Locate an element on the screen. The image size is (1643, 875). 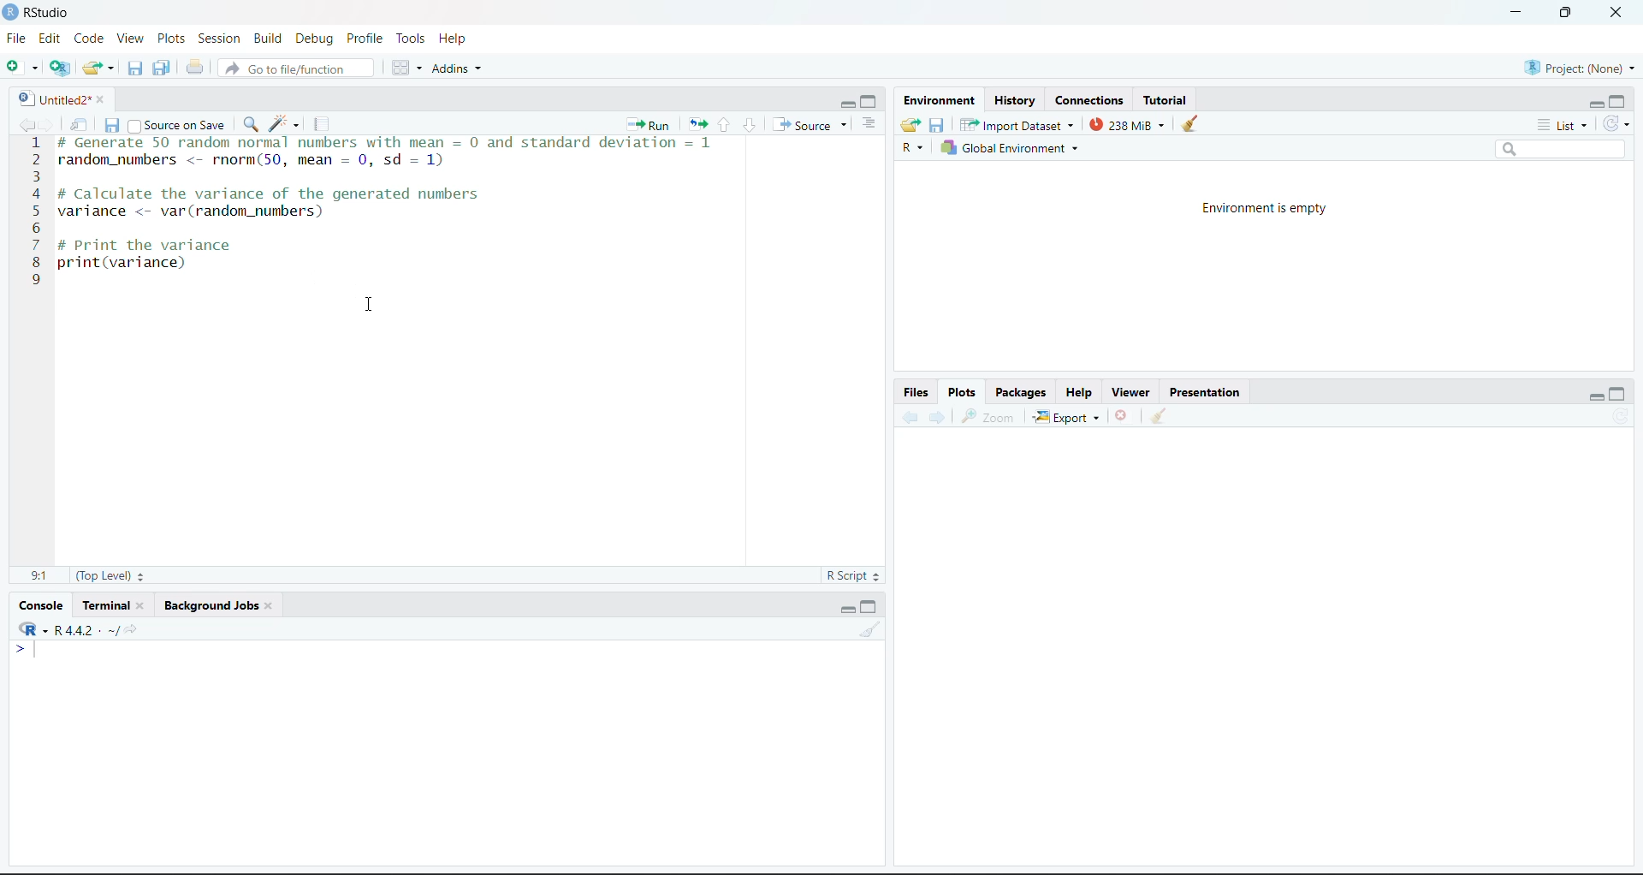
Packages is located at coordinates (1022, 392).